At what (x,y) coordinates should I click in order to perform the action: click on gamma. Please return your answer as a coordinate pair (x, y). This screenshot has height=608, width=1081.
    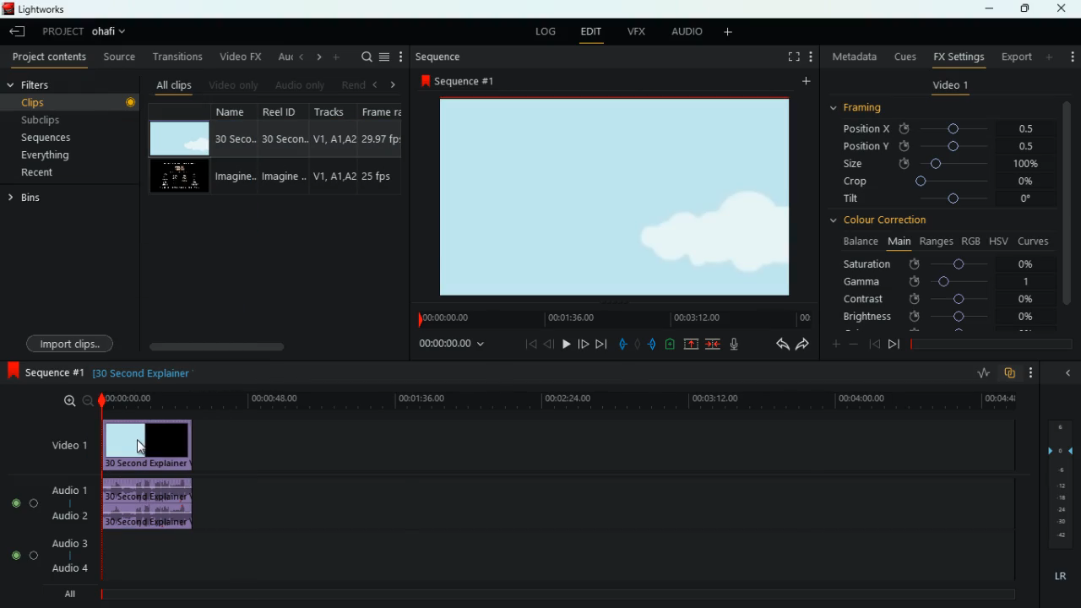
    Looking at the image, I should click on (944, 280).